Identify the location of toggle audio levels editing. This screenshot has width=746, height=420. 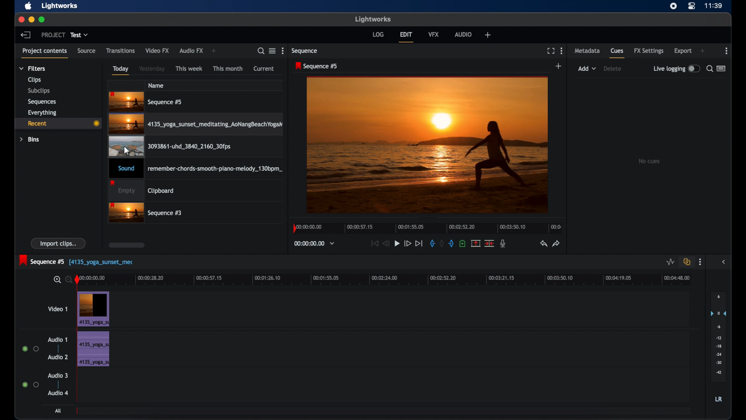
(670, 262).